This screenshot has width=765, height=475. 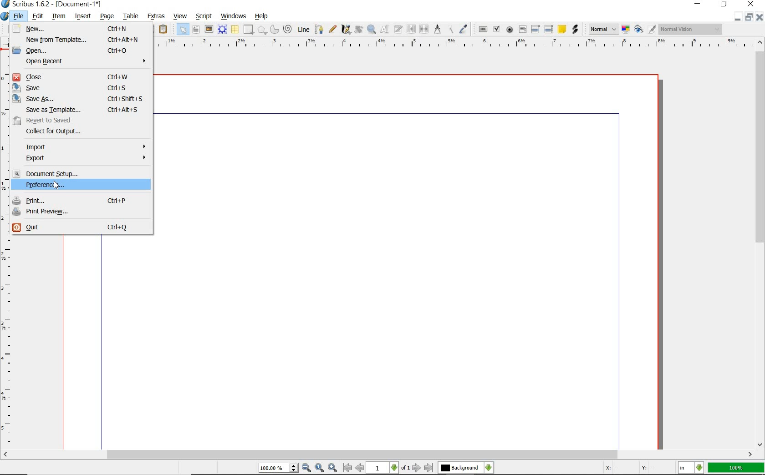 What do you see at coordinates (196, 30) in the screenshot?
I see `text frame` at bounding box center [196, 30].